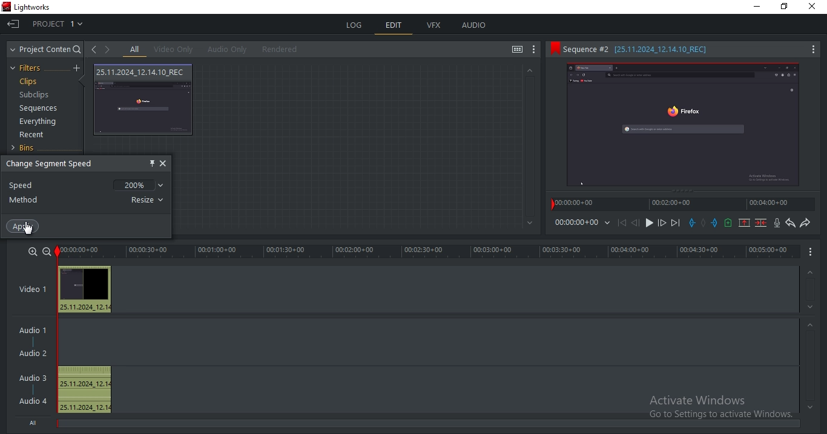 The width and height of the screenshot is (827, 434). I want to click on bins, so click(28, 148).